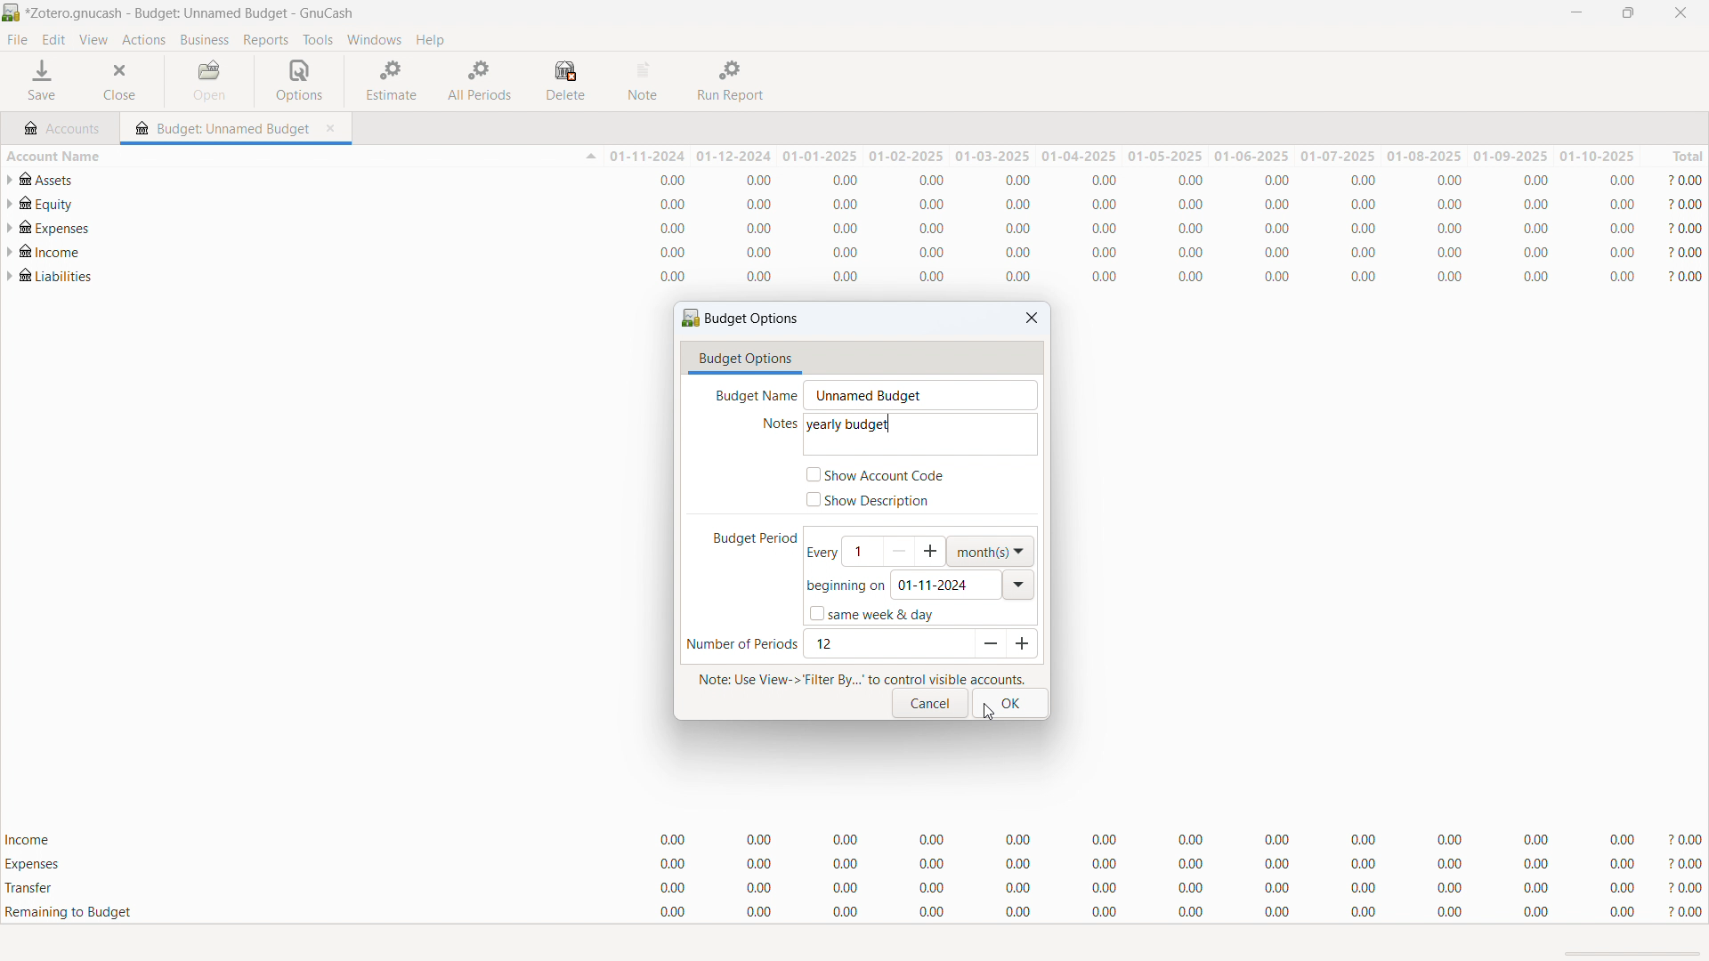 This screenshot has height=961, width=1709. I want to click on 01-01-2025, so click(822, 155).